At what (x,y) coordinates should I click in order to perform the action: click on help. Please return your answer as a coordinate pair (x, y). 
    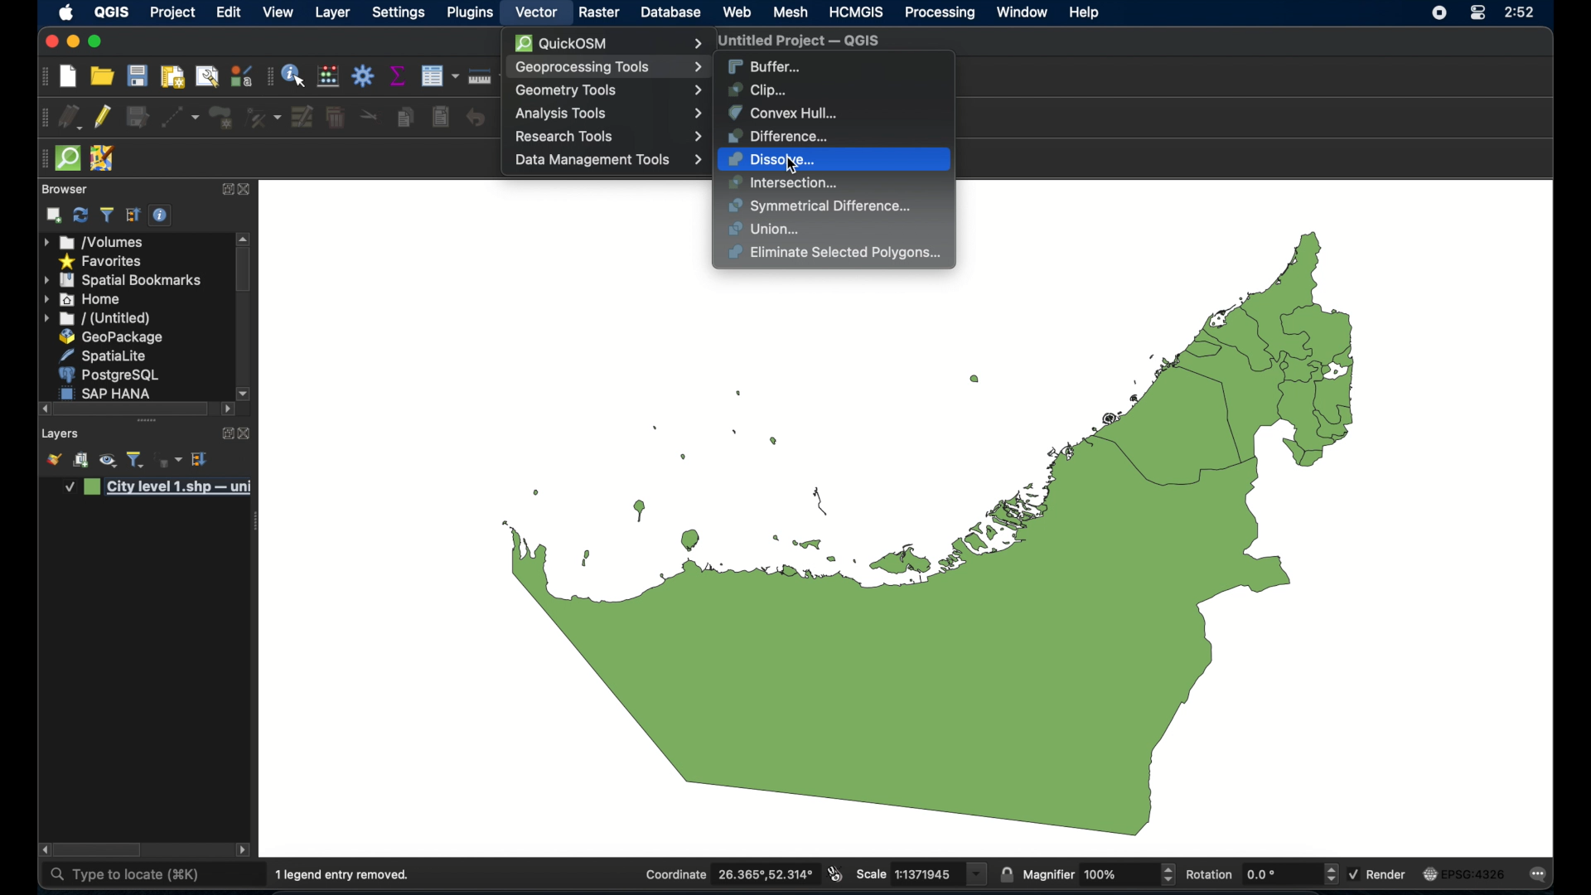
    Looking at the image, I should click on (1086, 13).